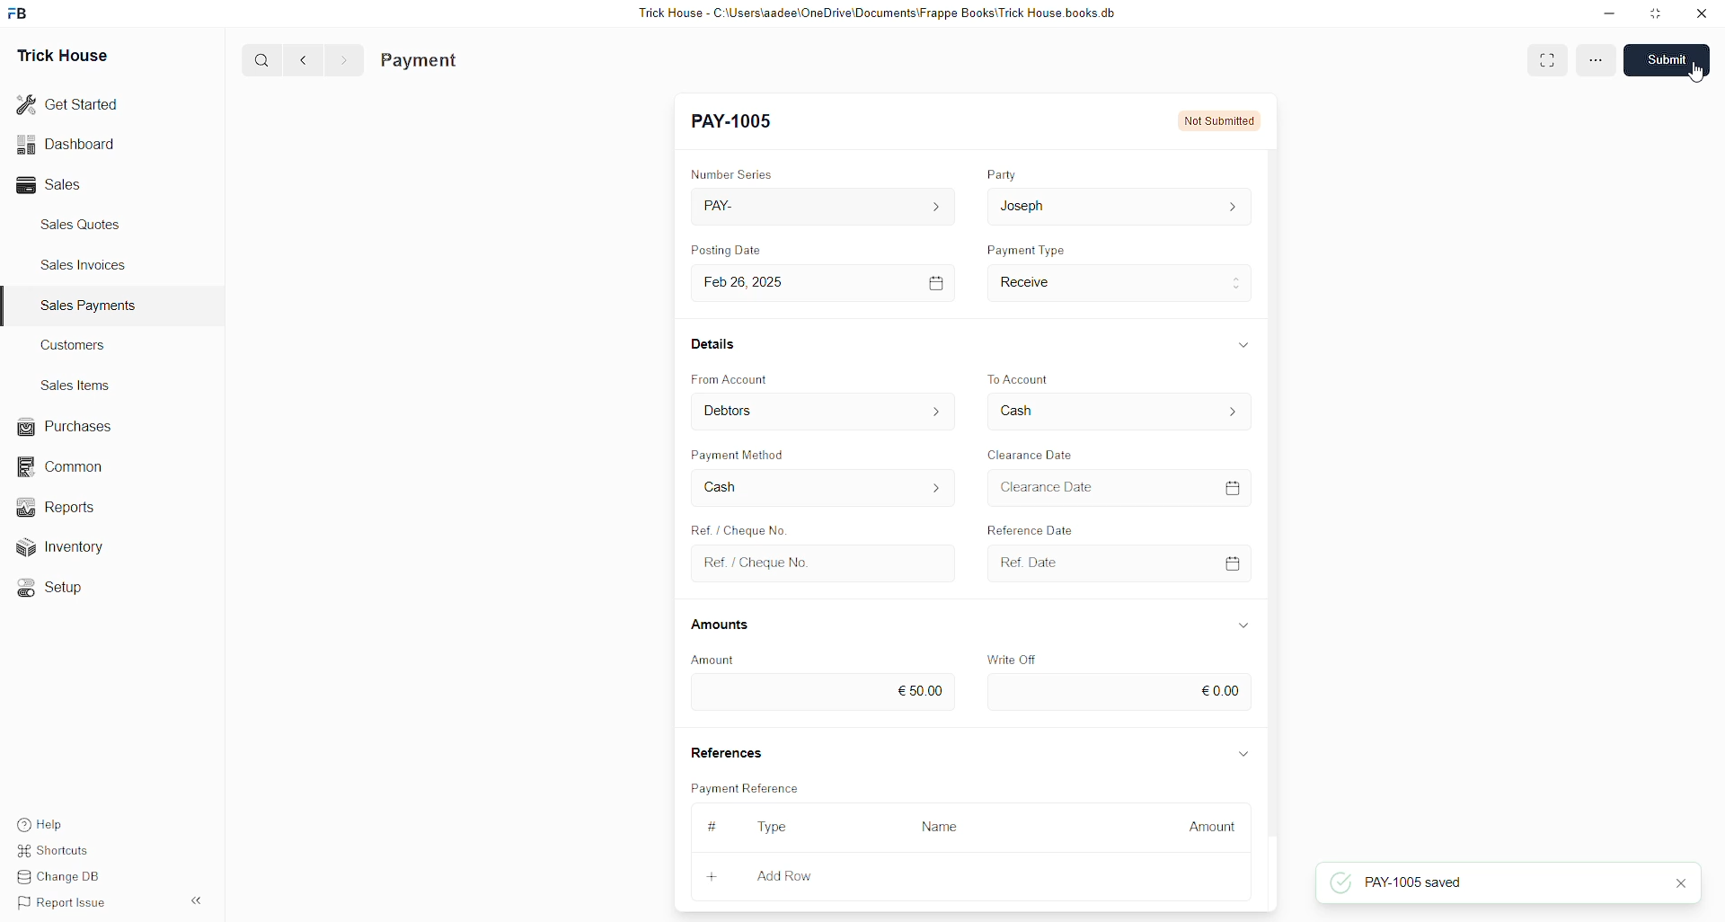 The image size is (1725, 922). What do you see at coordinates (1205, 829) in the screenshot?
I see `Amount` at bounding box center [1205, 829].